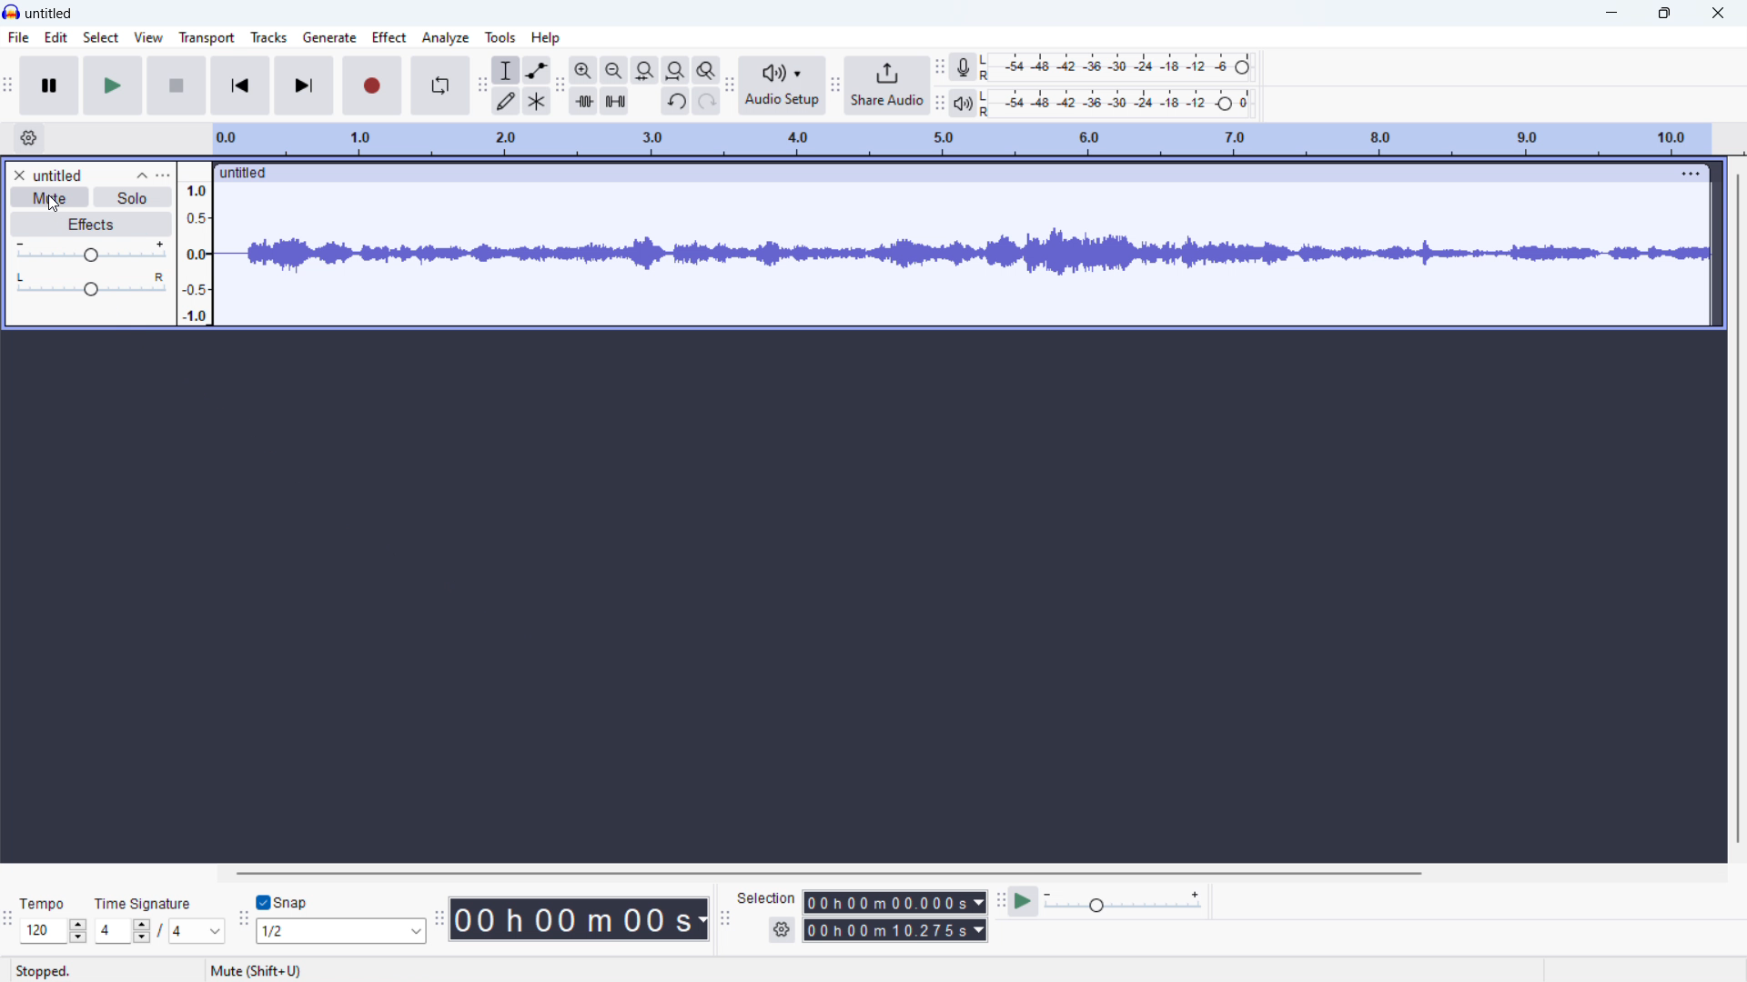 The height and width of the screenshot is (982, 1747). Describe the element at coordinates (439, 921) in the screenshot. I see `time toolbar` at that location.